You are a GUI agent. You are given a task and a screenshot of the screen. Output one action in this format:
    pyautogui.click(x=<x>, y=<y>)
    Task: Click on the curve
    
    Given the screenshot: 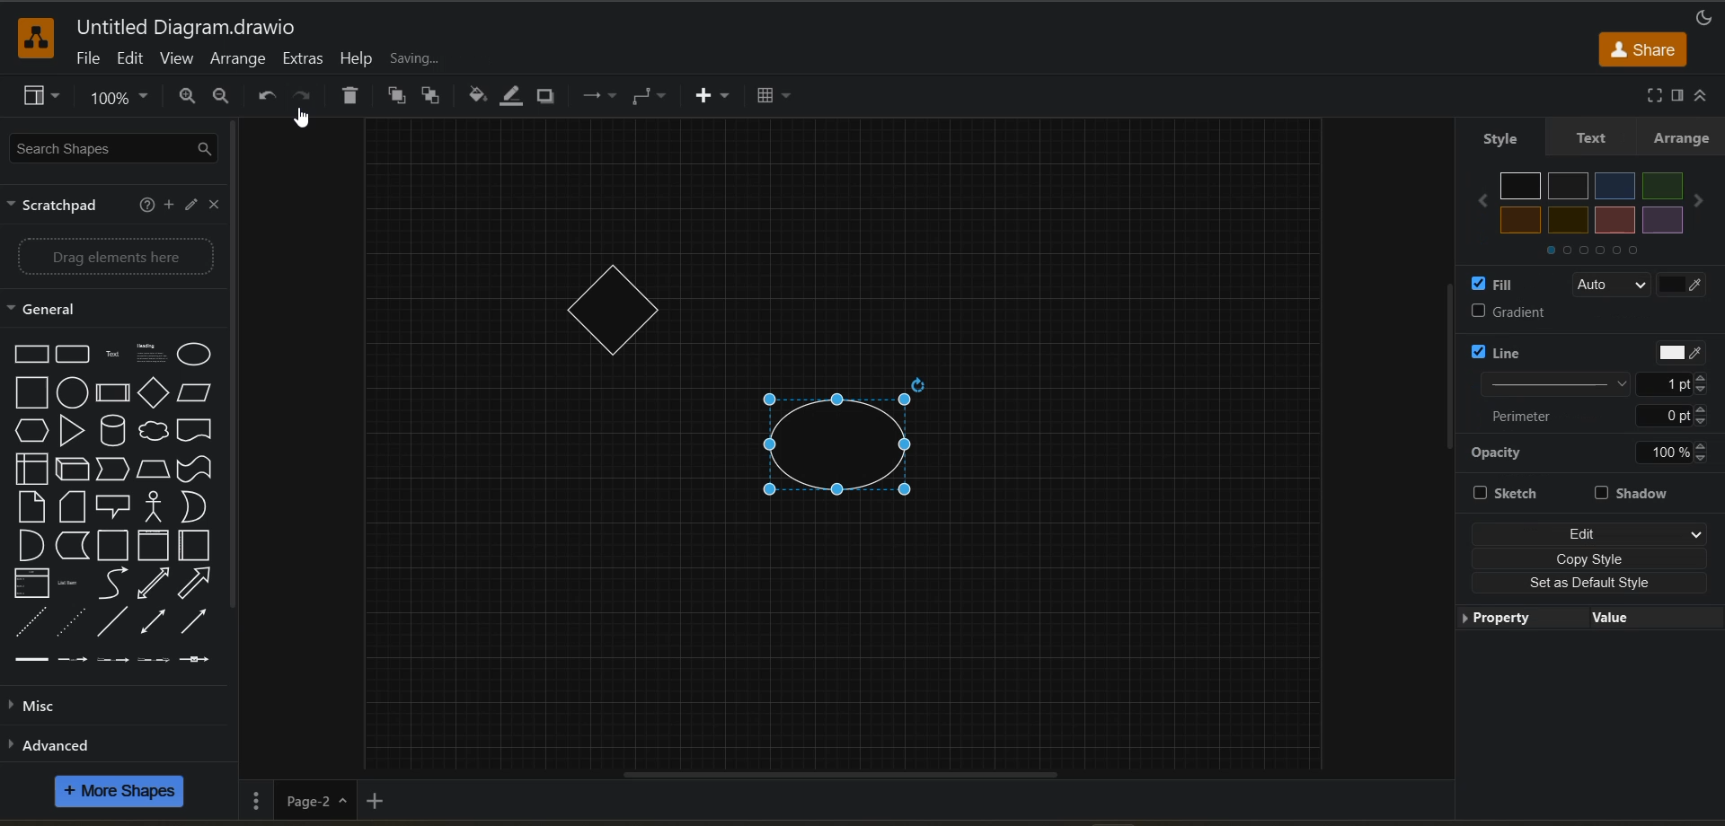 What is the action you would take?
    pyautogui.click(x=111, y=586)
    